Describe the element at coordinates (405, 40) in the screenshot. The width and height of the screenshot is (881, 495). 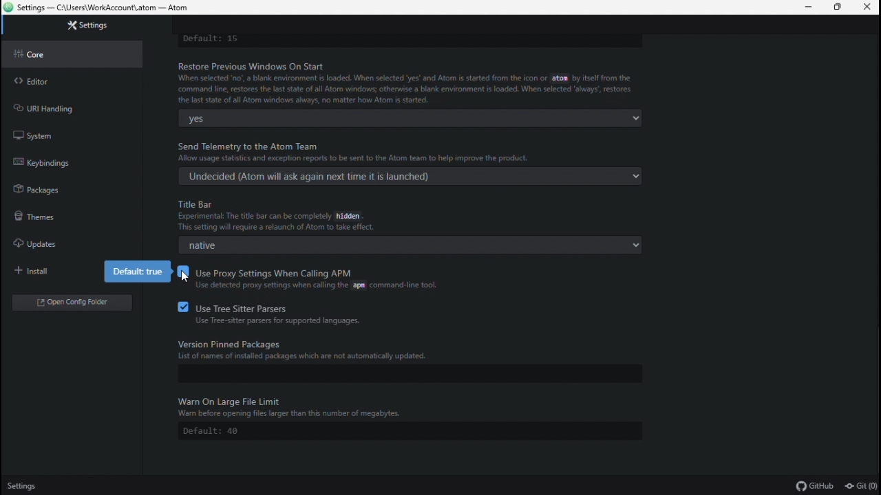
I see `Default: 15` at that location.